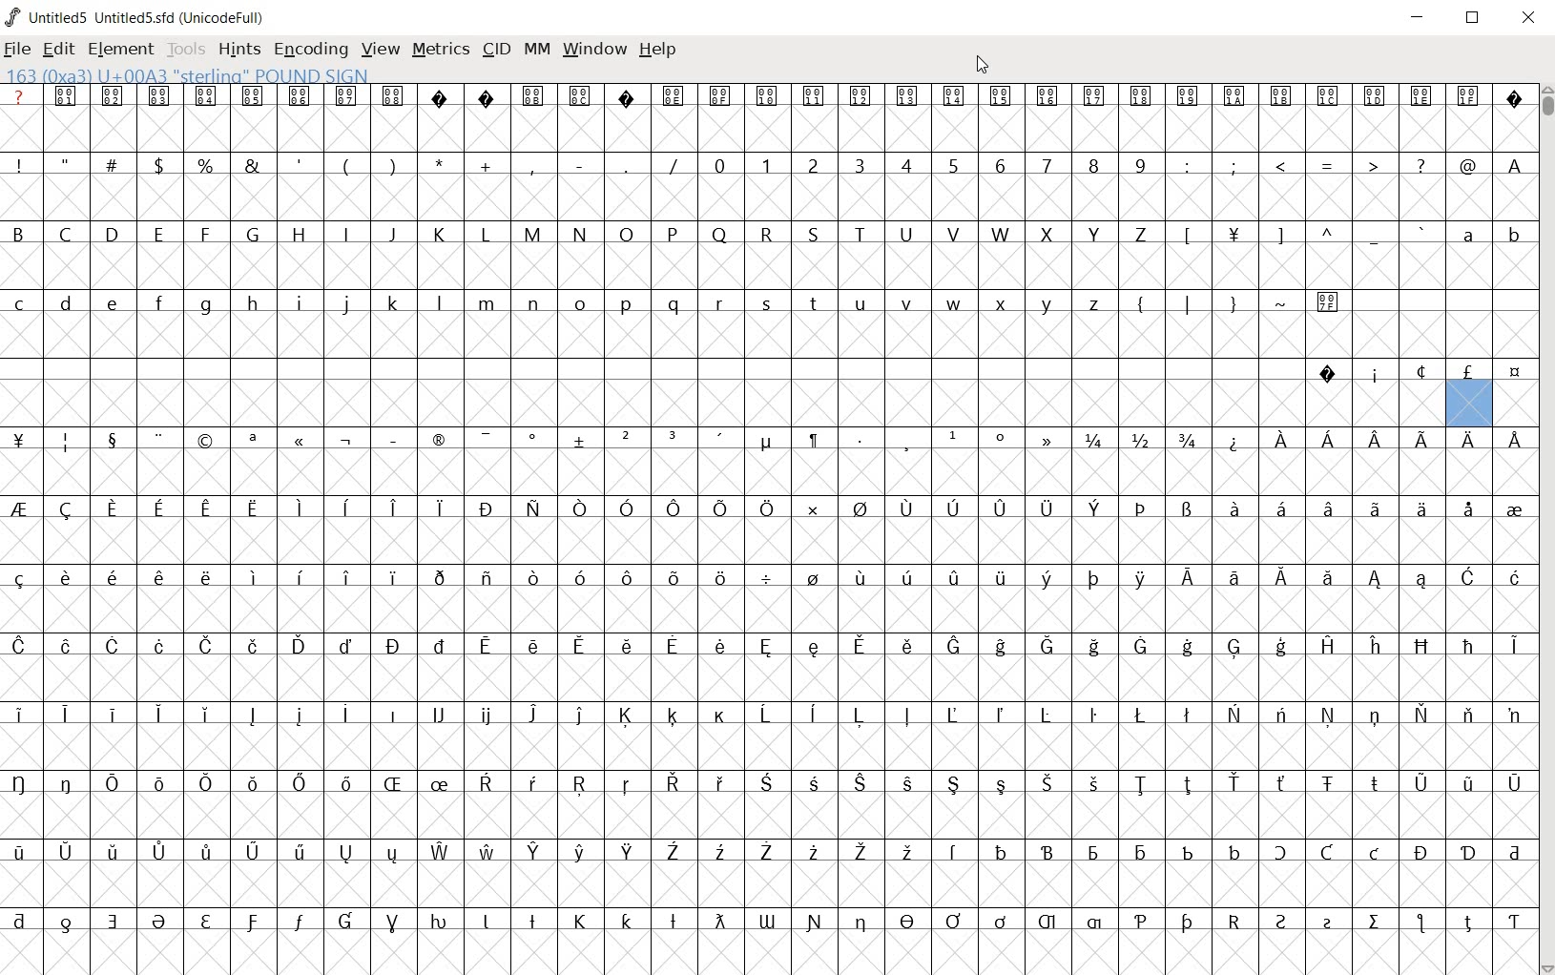  Describe the element at coordinates (905, 164) in the screenshot. I see `4` at that location.